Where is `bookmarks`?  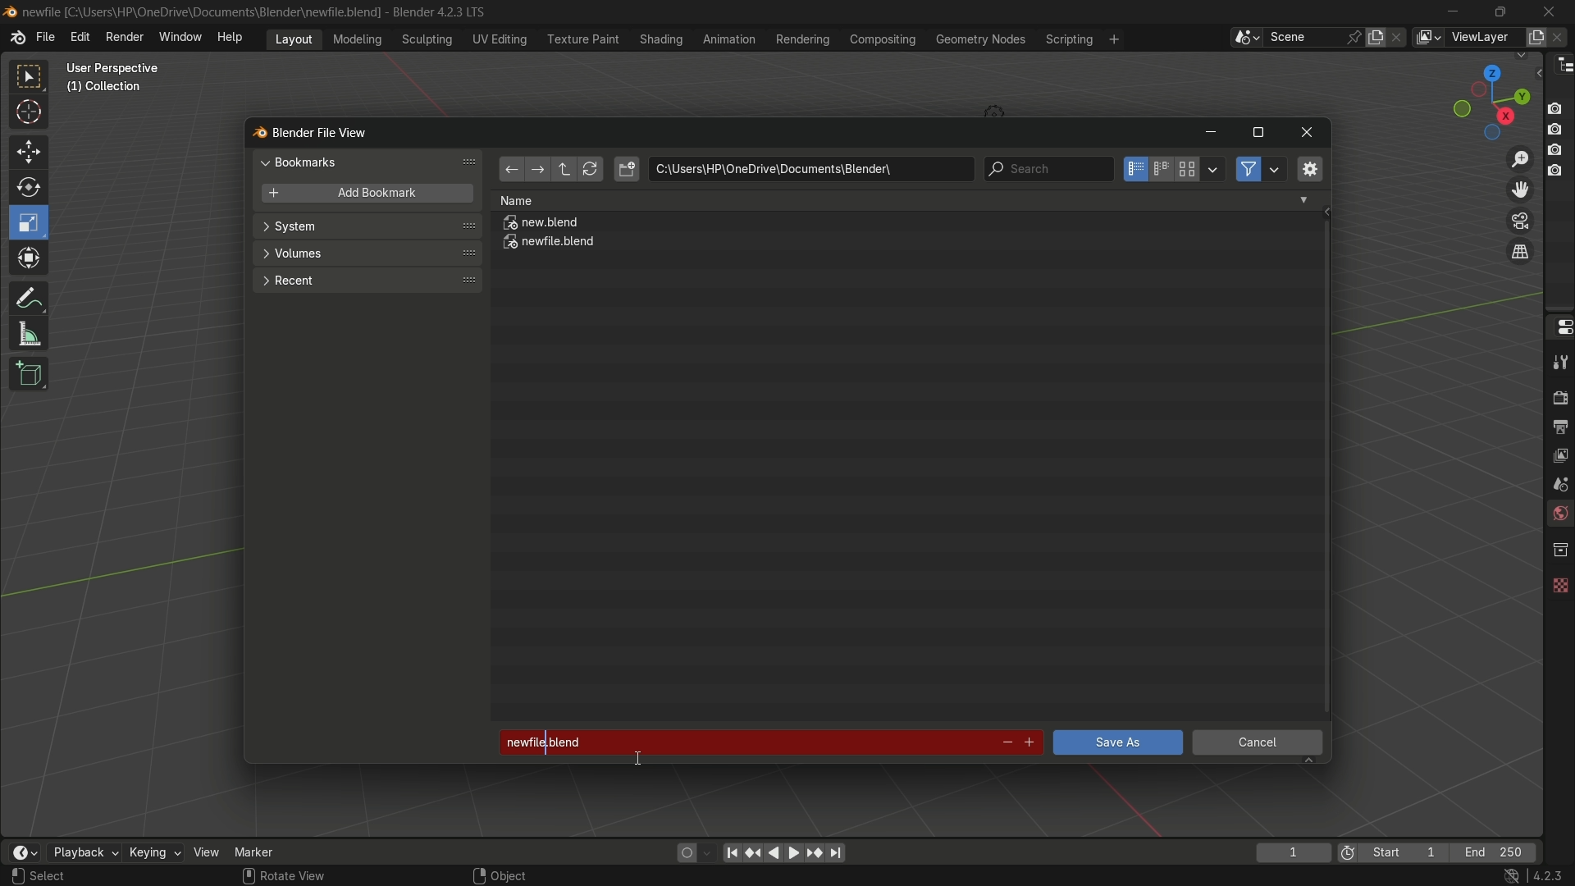 bookmarks is located at coordinates (371, 162).